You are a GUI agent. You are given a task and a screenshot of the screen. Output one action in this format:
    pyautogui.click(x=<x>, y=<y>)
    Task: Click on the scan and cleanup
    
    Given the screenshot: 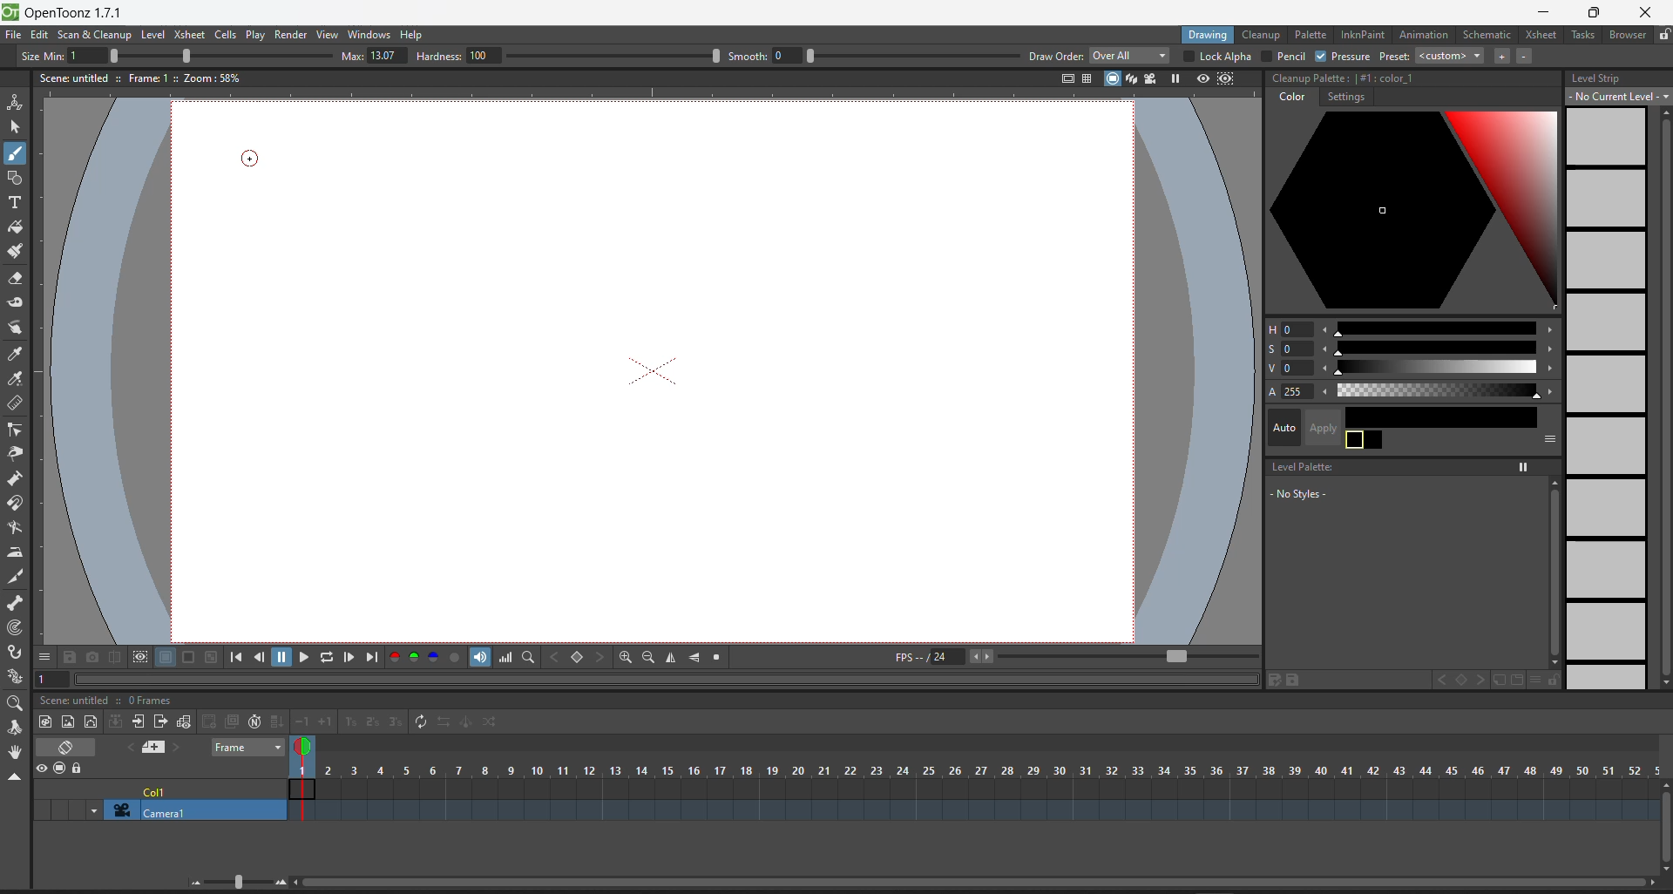 What is the action you would take?
    pyautogui.click(x=97, y=36)
    